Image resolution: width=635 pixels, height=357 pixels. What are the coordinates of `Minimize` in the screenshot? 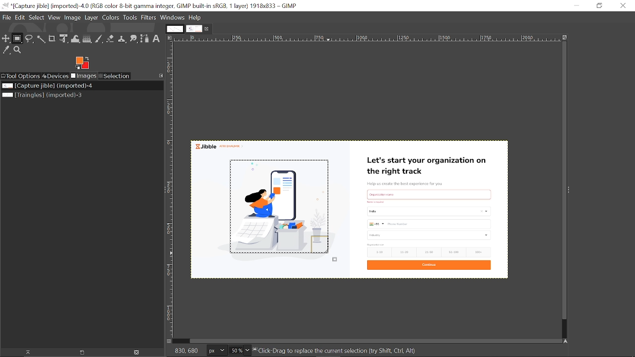 It's located at (577, 6).